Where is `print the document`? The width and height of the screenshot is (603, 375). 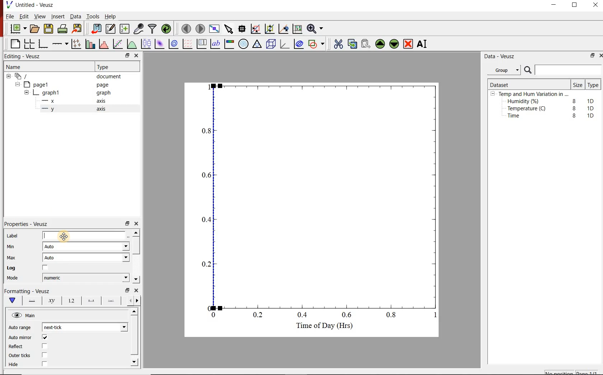
print the document is located at coordinates (63, 30).